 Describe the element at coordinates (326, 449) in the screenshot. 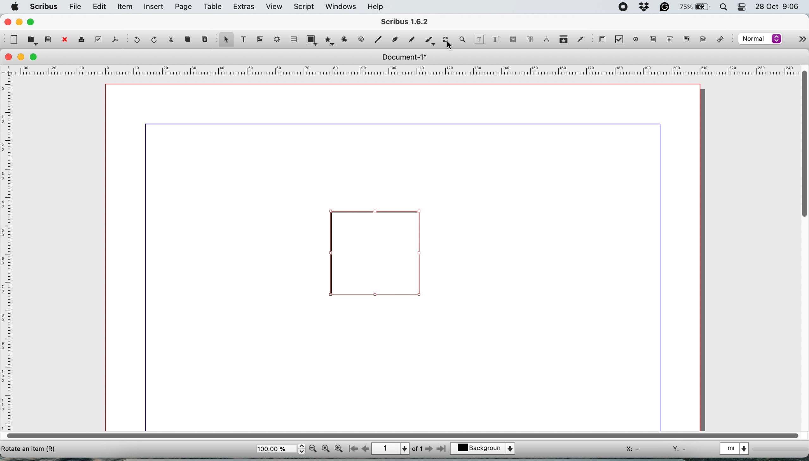

I see `zoom to 100%` at that location.